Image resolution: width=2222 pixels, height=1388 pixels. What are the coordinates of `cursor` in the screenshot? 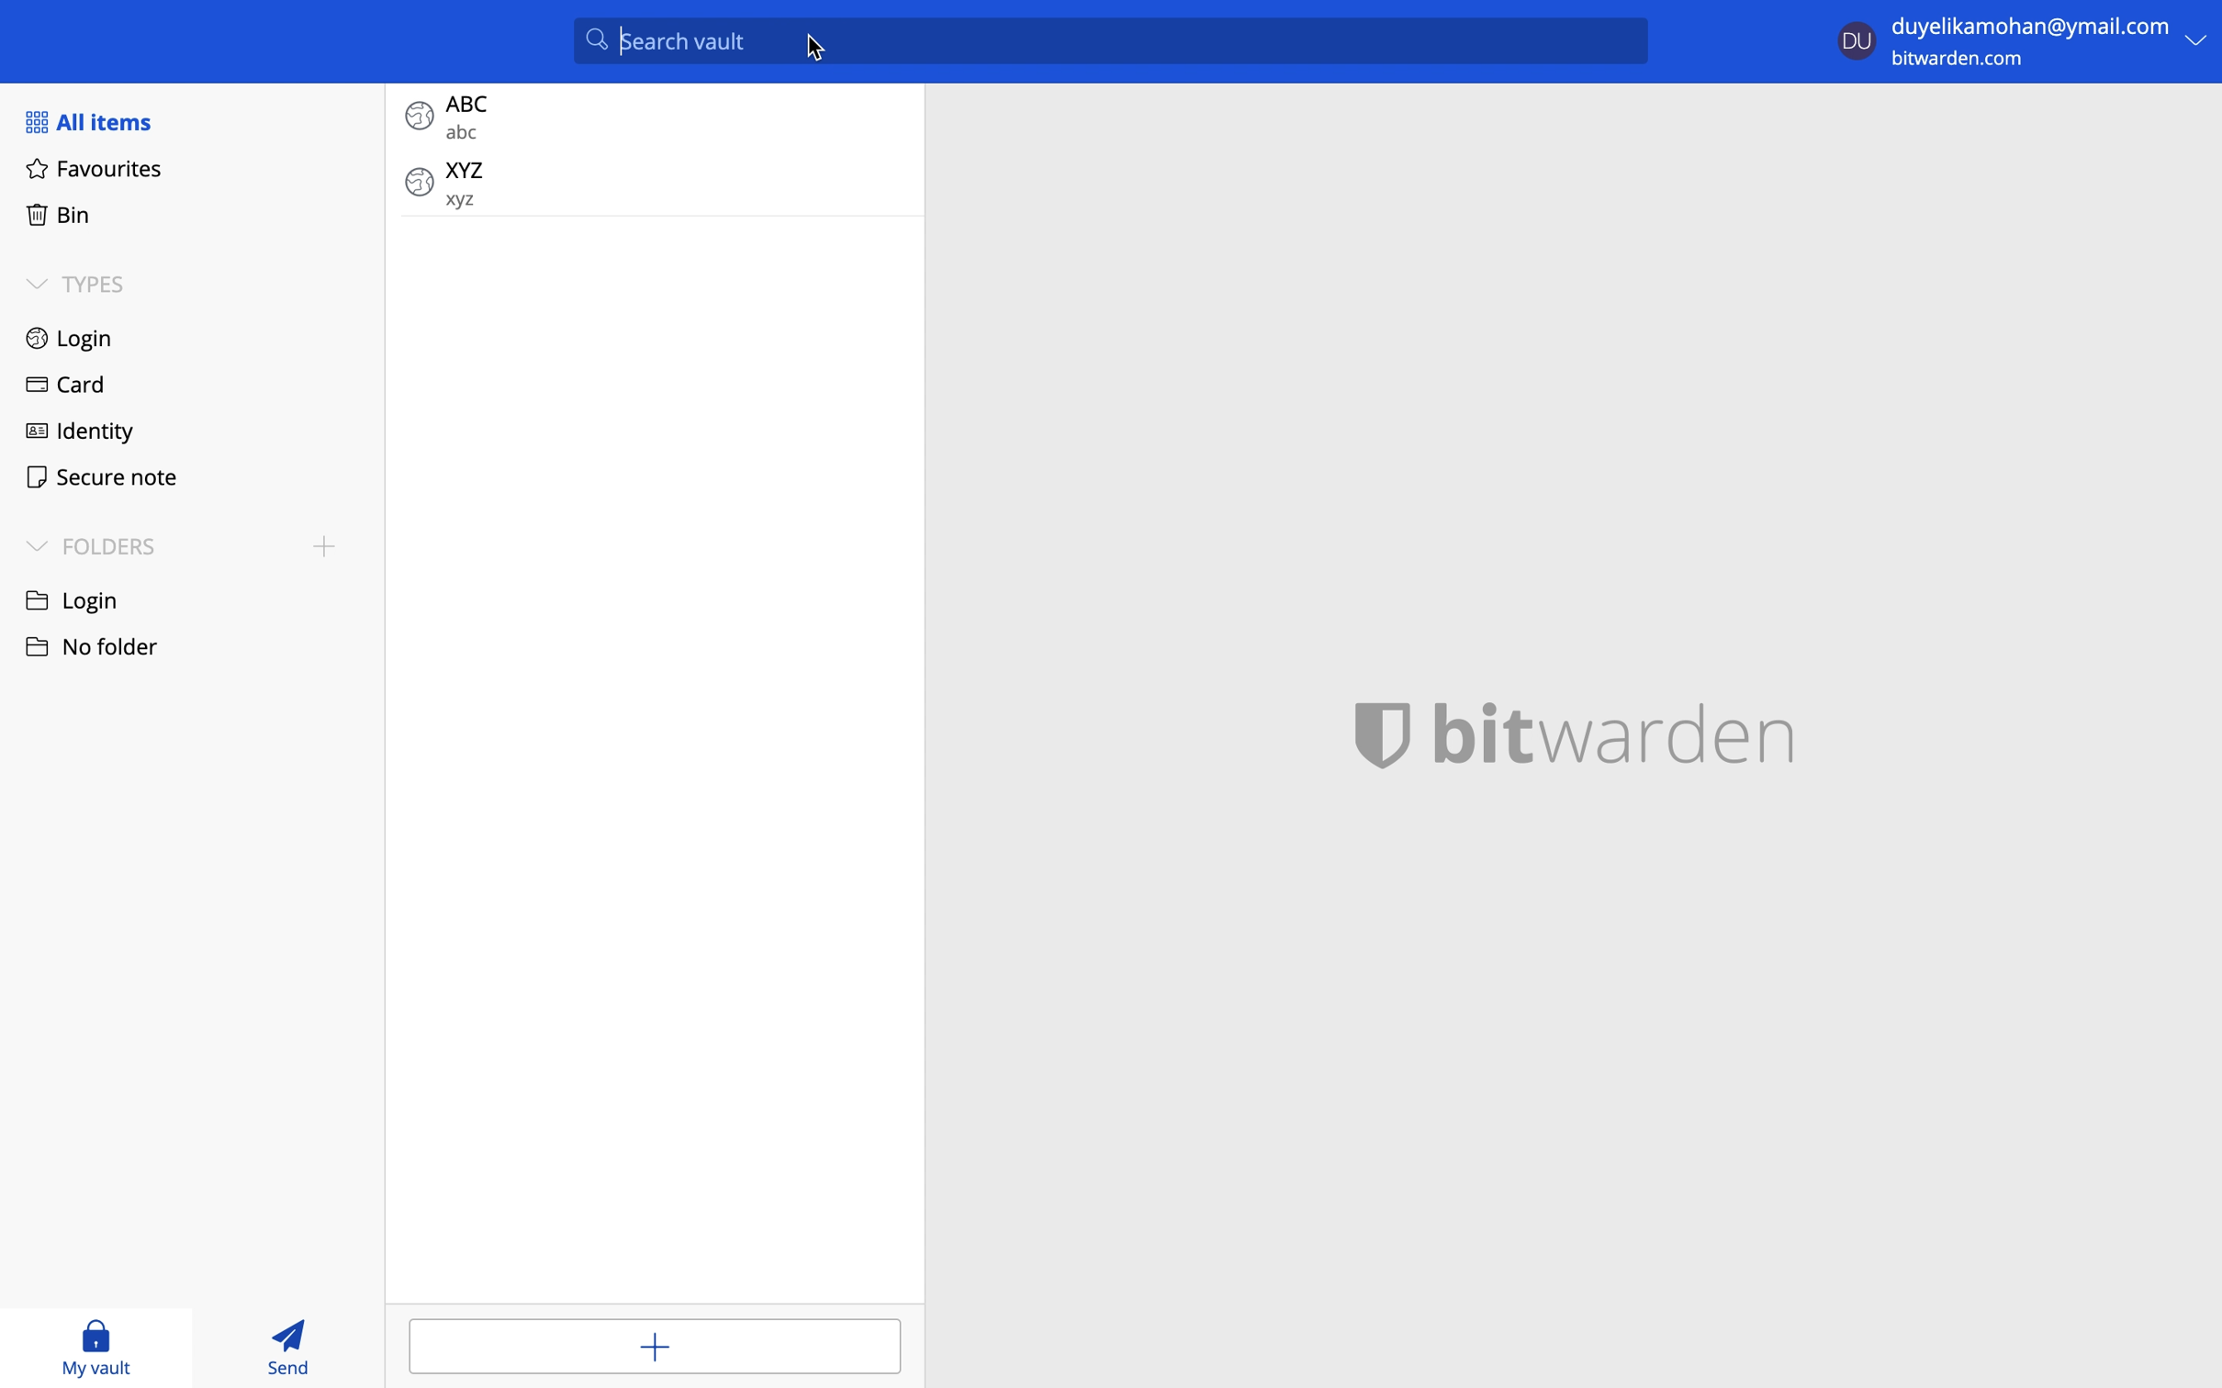 It's located at (817, 48).